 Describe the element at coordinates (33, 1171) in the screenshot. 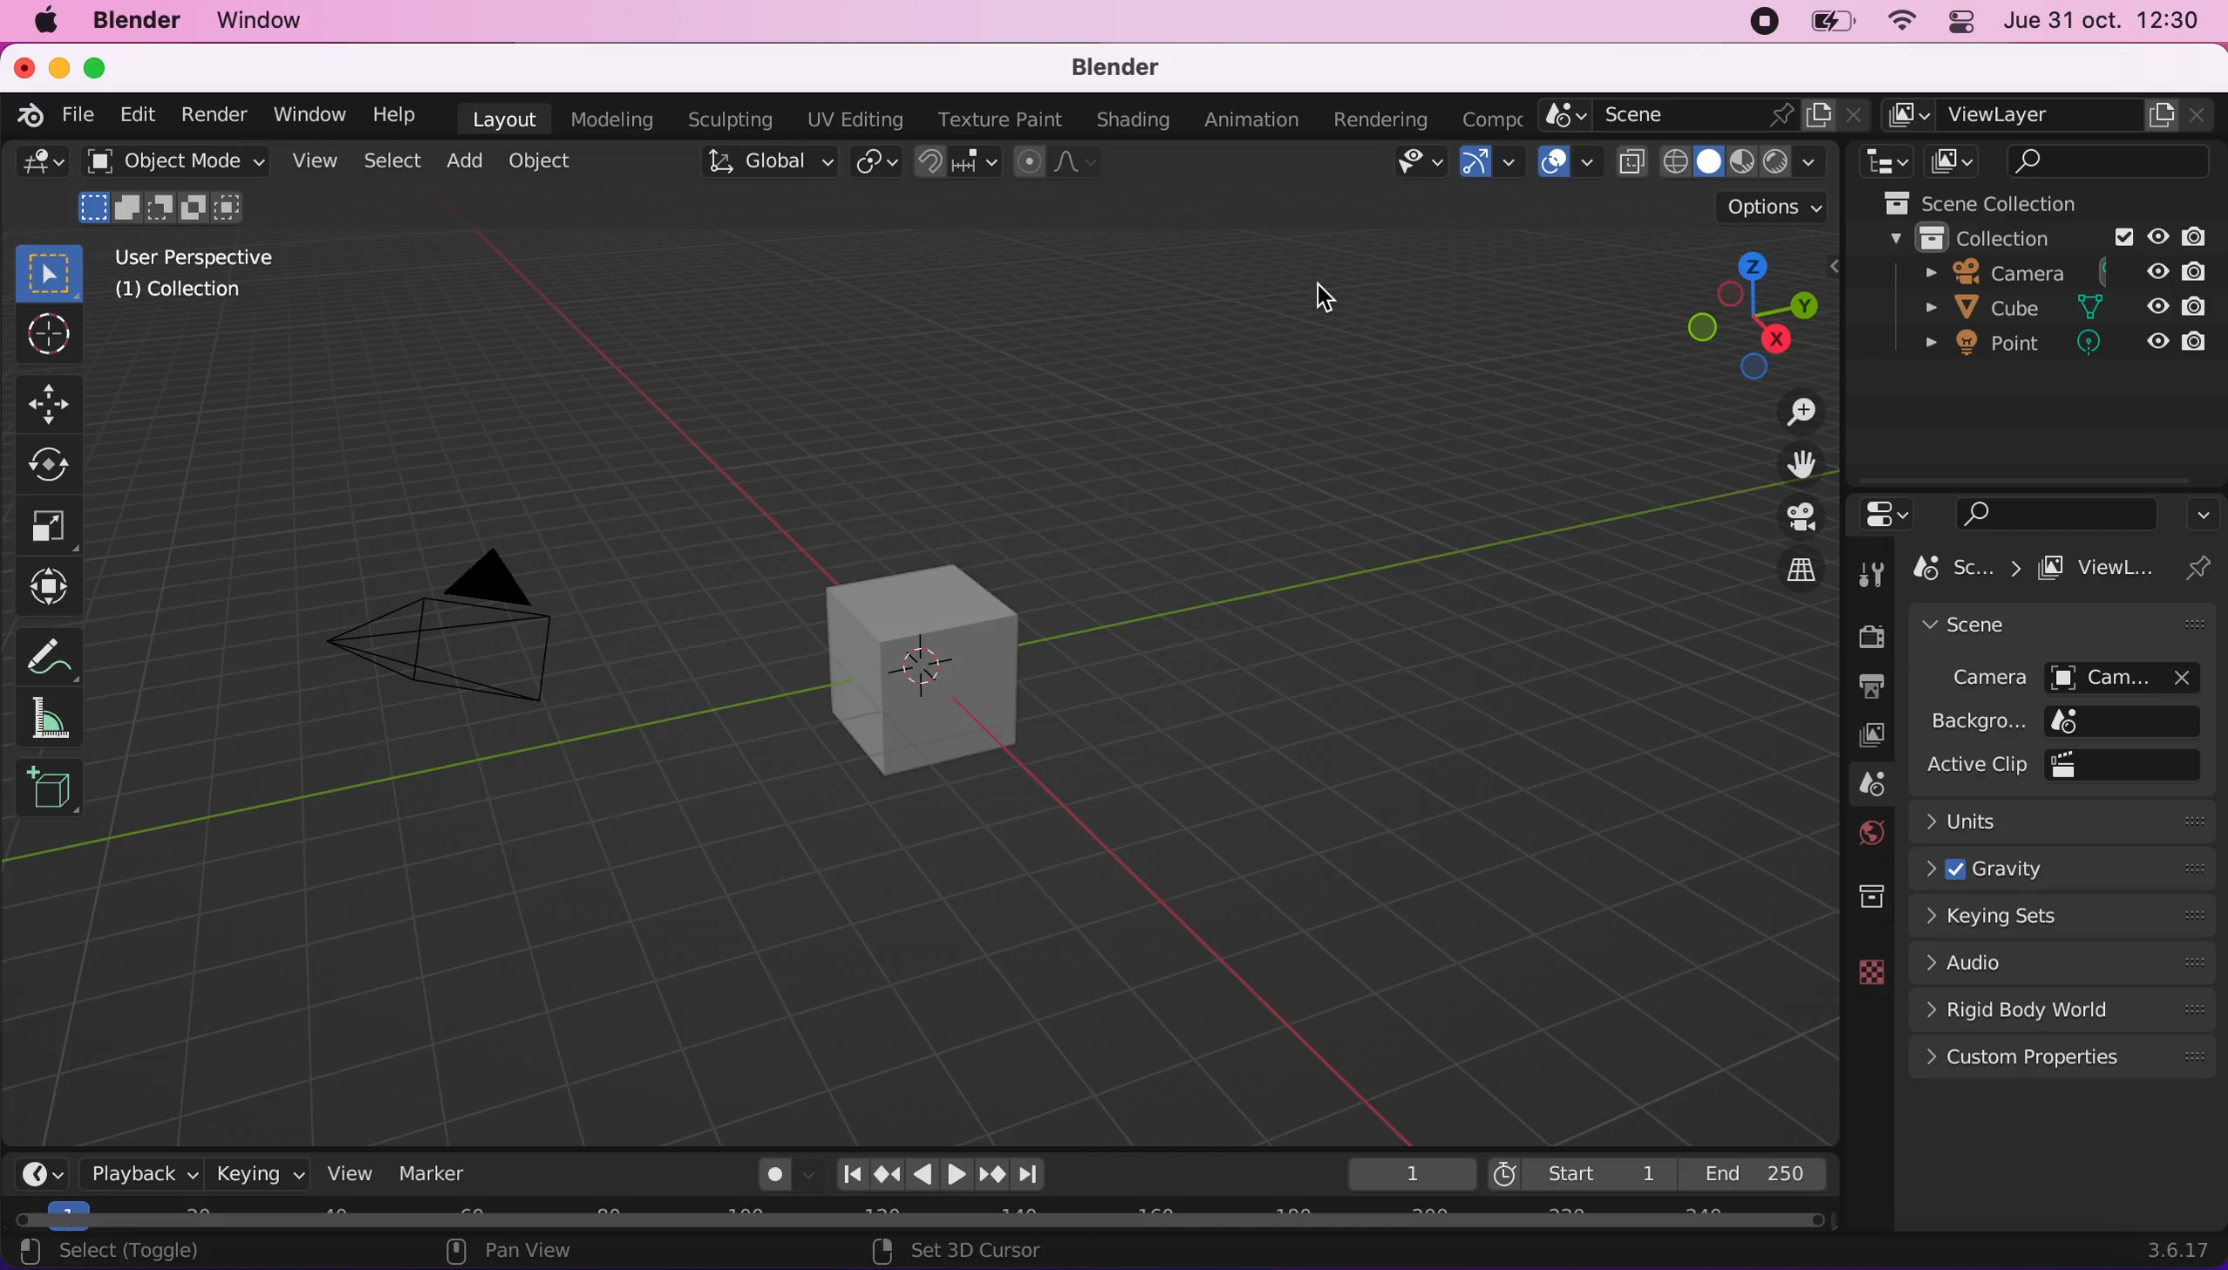

I see `editor type` at that location.